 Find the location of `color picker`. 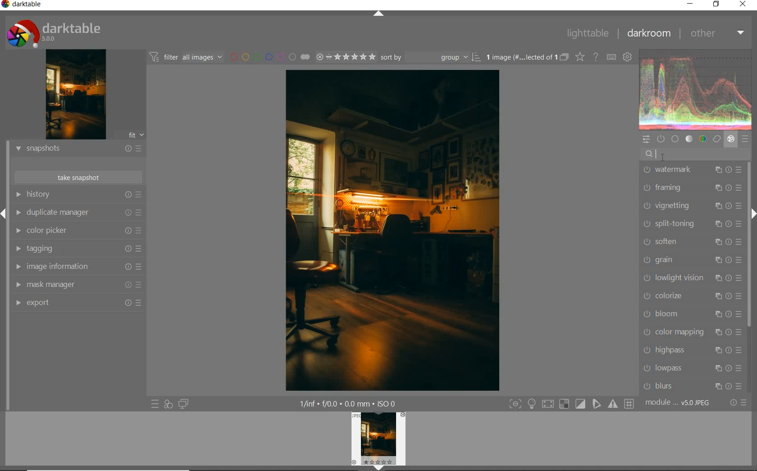

color picker is located at coordinates (77, 230).